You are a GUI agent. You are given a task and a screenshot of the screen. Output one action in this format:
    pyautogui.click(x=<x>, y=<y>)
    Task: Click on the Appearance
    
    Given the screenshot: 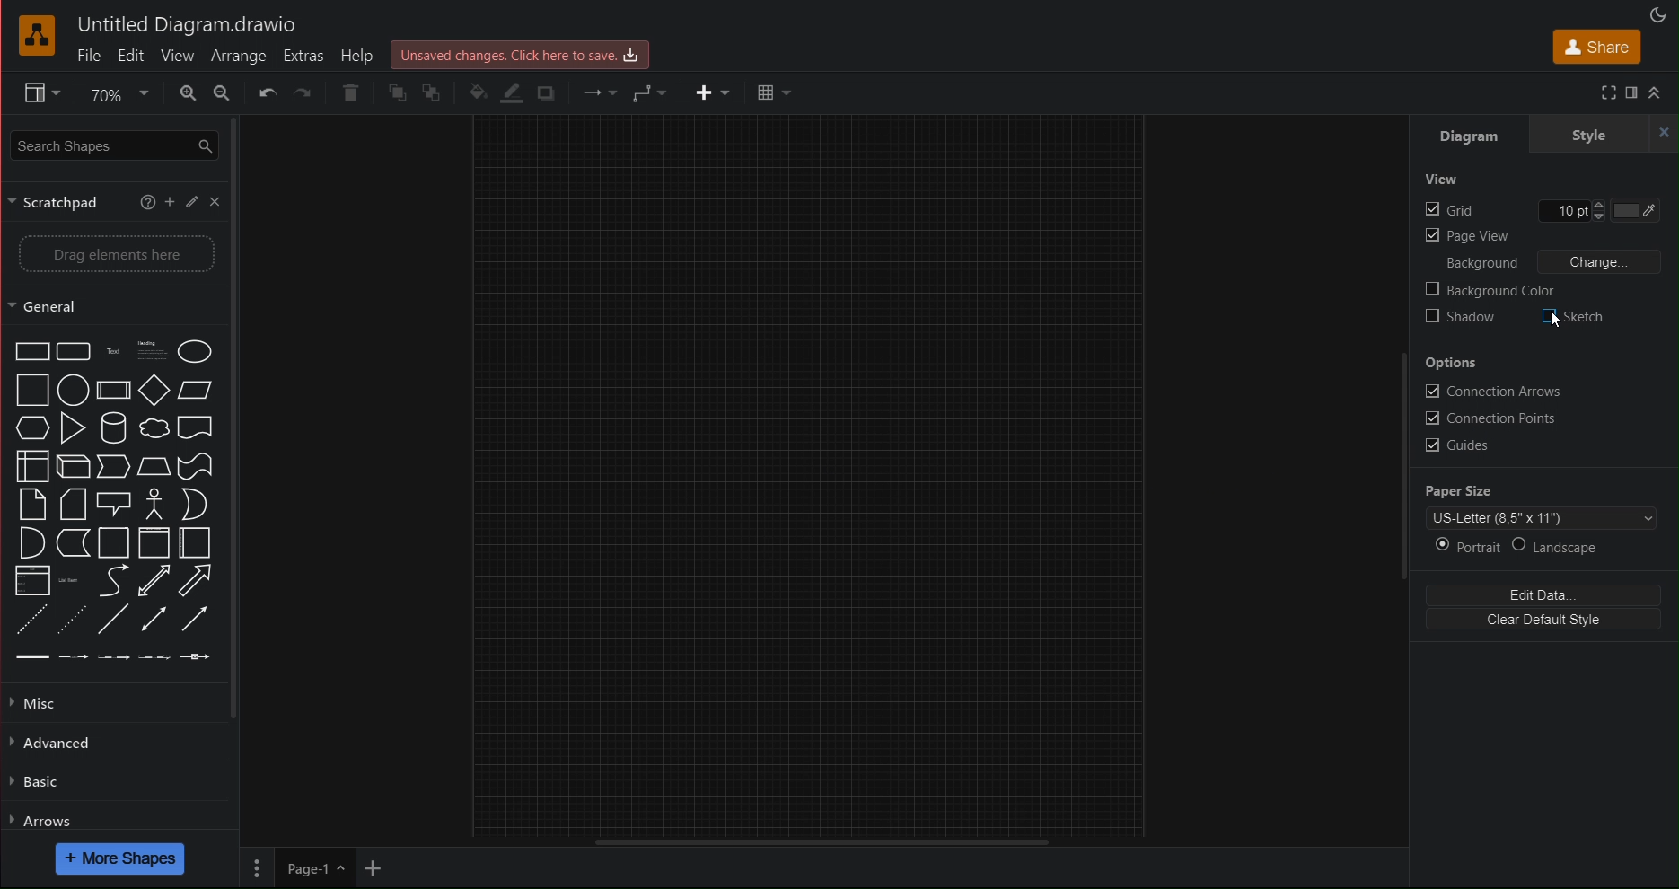 What is the action you would take?
    pyautogui.click(x=1657, y=13)
    